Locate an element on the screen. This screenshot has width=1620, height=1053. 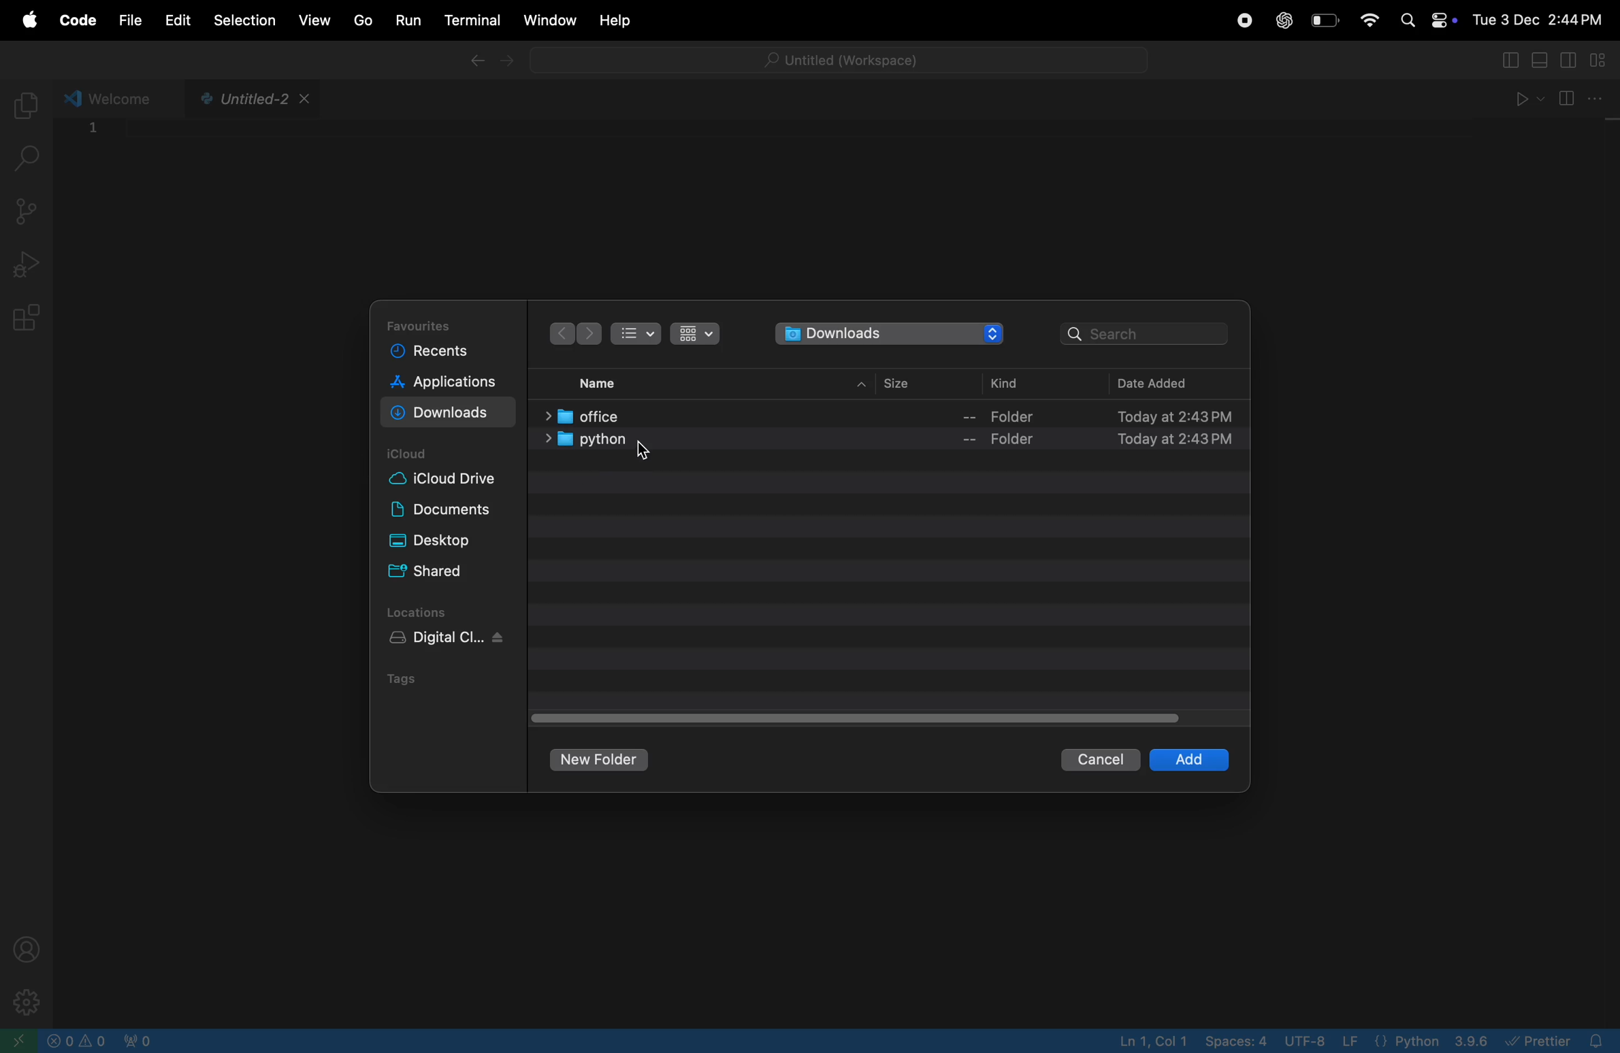
search is located at coordinates (1146, 333).